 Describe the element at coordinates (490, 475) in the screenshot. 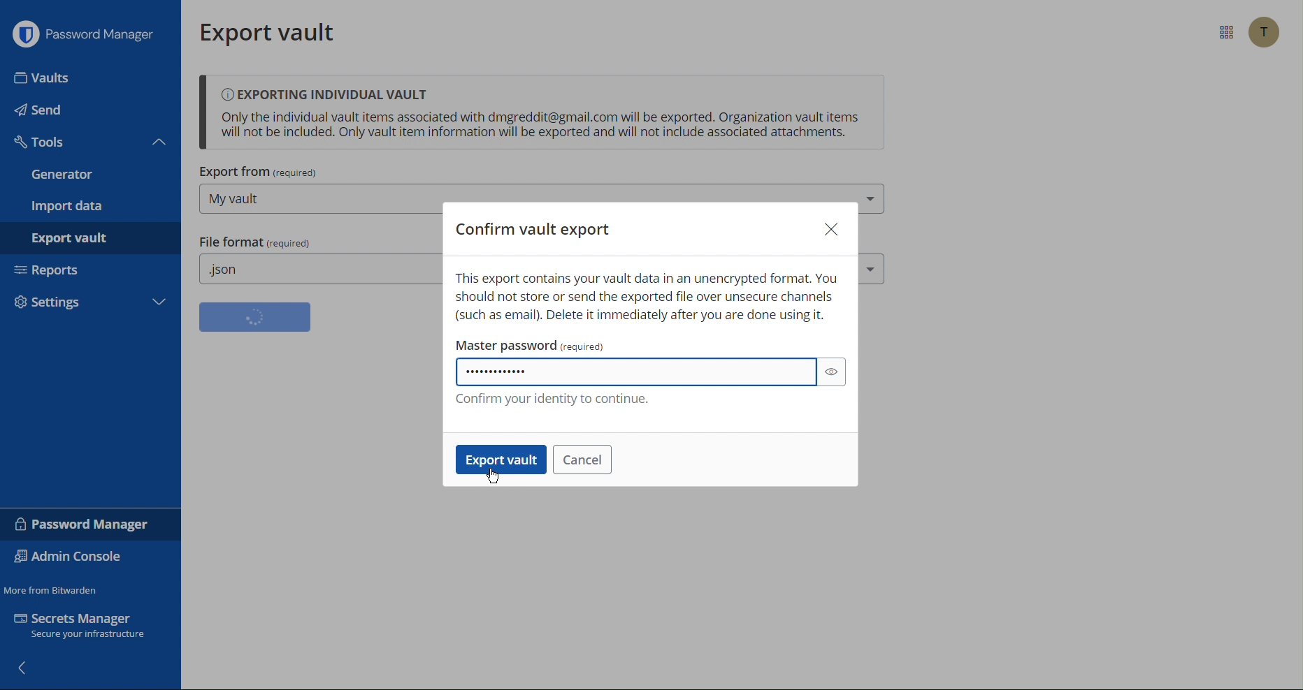

I see `Cursor` at that location.